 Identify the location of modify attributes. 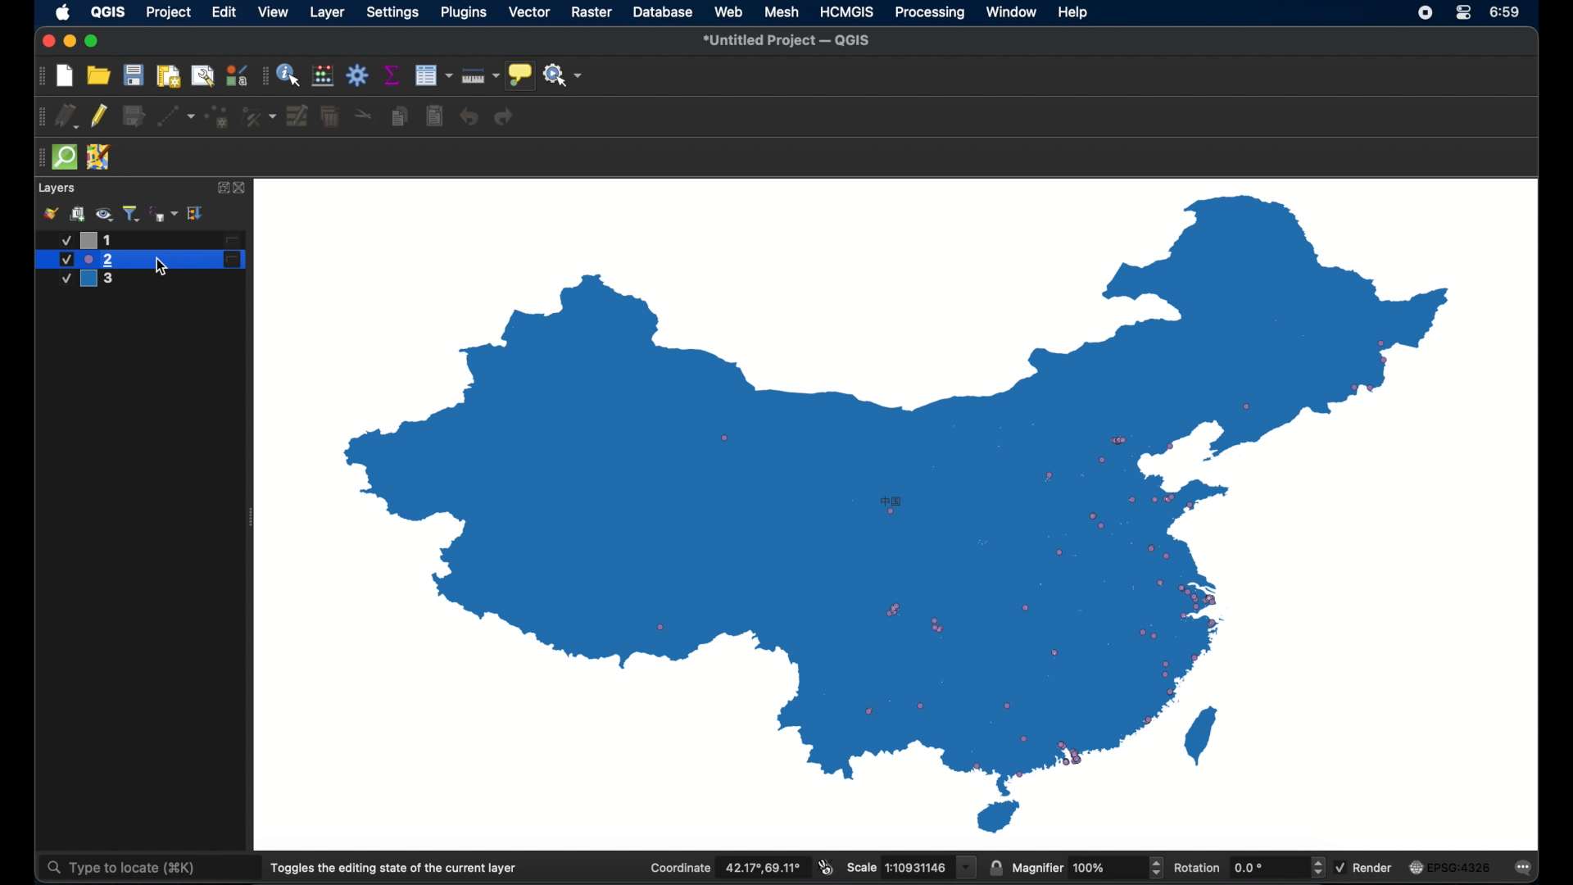
(297, 116).